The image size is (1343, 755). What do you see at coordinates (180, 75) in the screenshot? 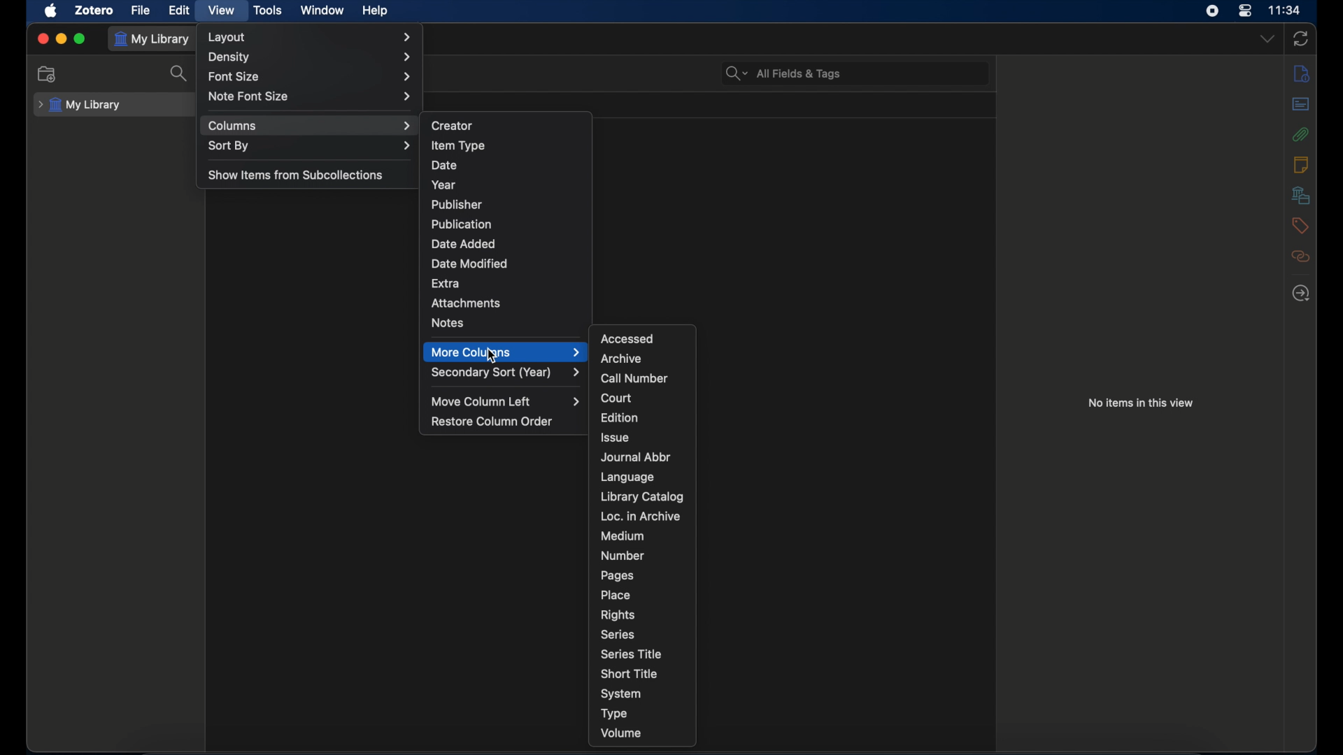
I see `search` at bounding box center [180, 75].